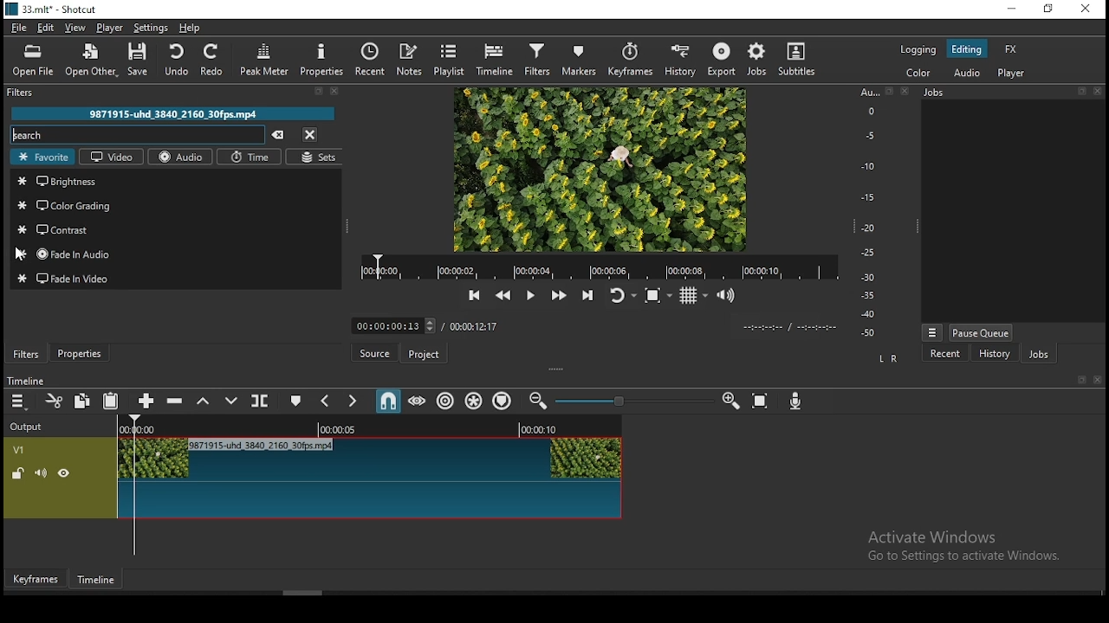  What do you see at coordinates (1010, 48) in the screenshot?
I see `fx` at bounding box center [1010, 48].